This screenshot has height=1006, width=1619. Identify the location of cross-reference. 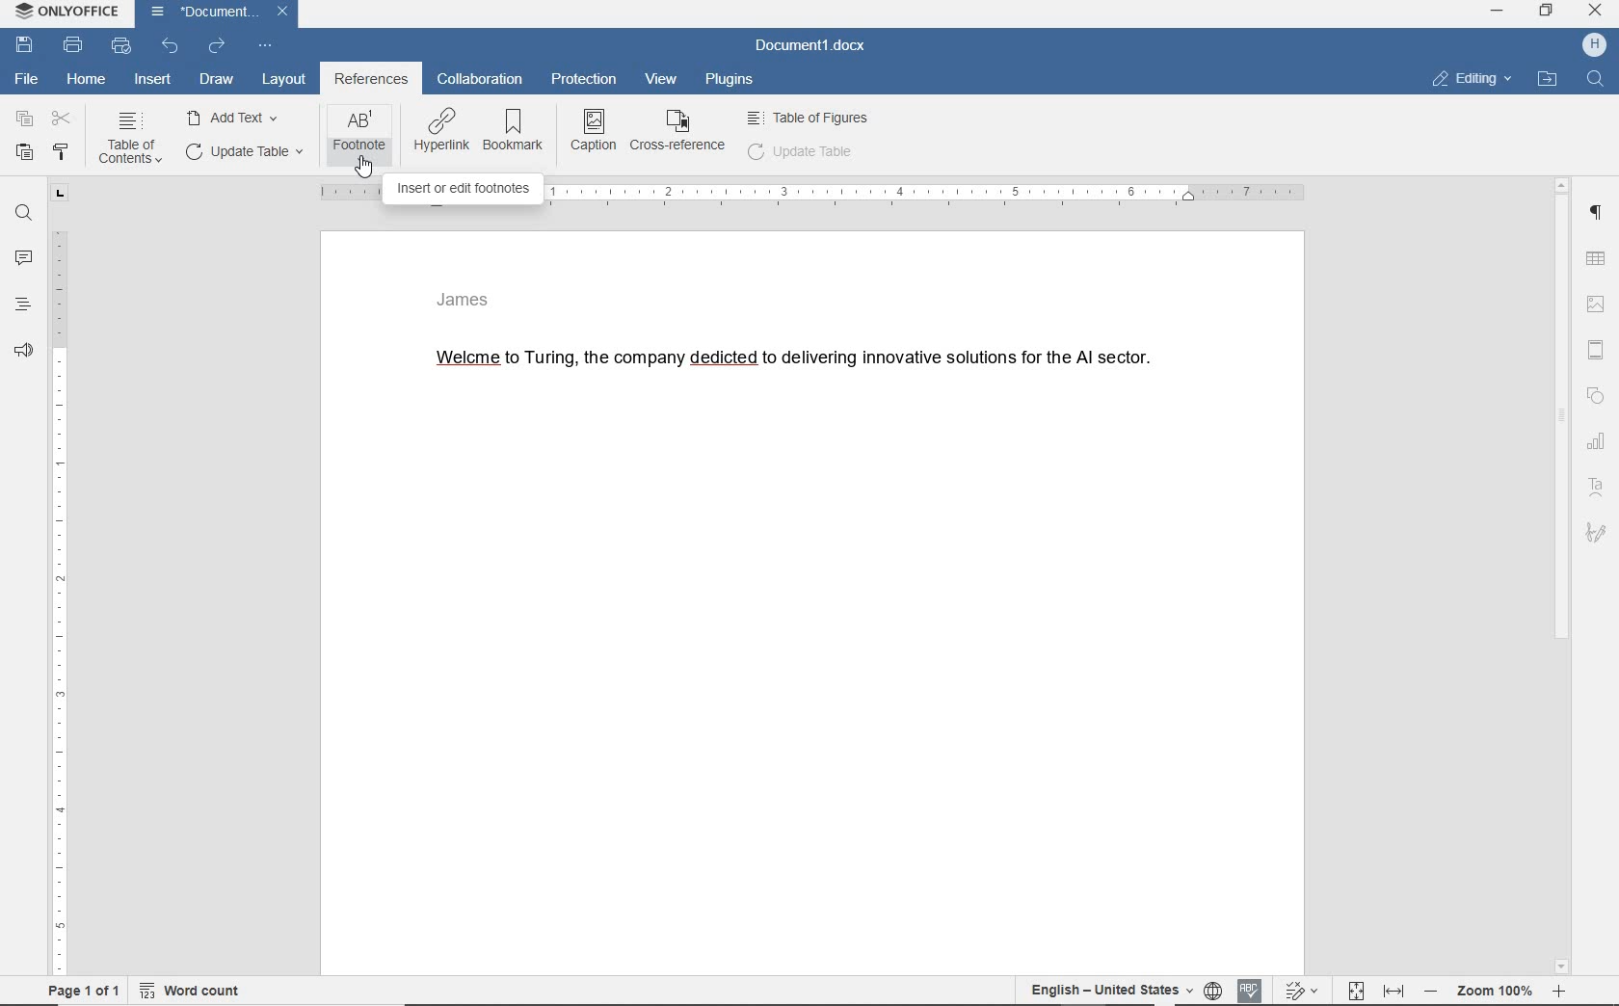
(680, 132).